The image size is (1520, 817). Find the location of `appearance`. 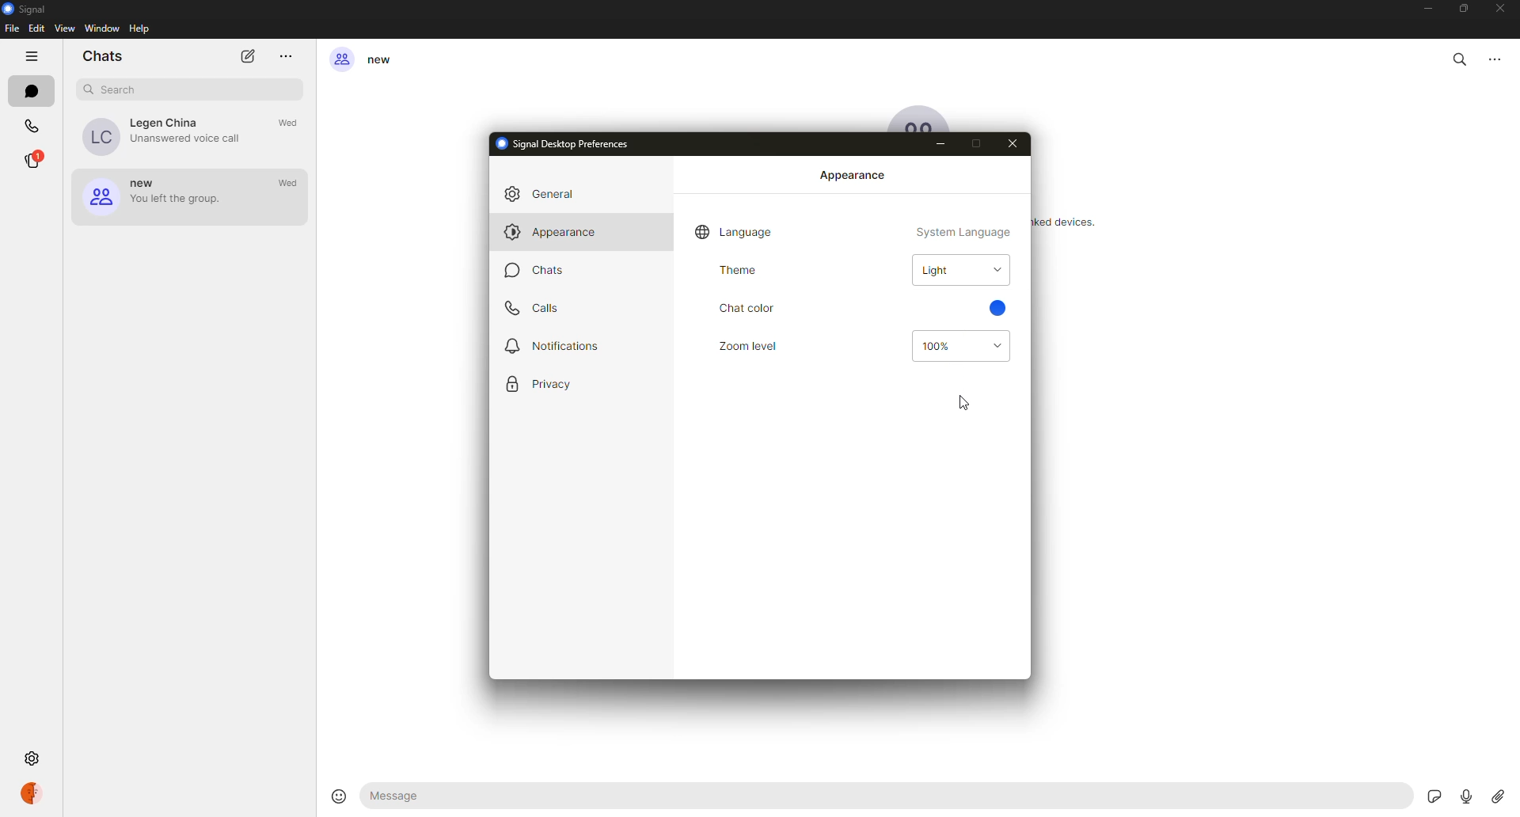

appearance is located at coordinates (552, 234).